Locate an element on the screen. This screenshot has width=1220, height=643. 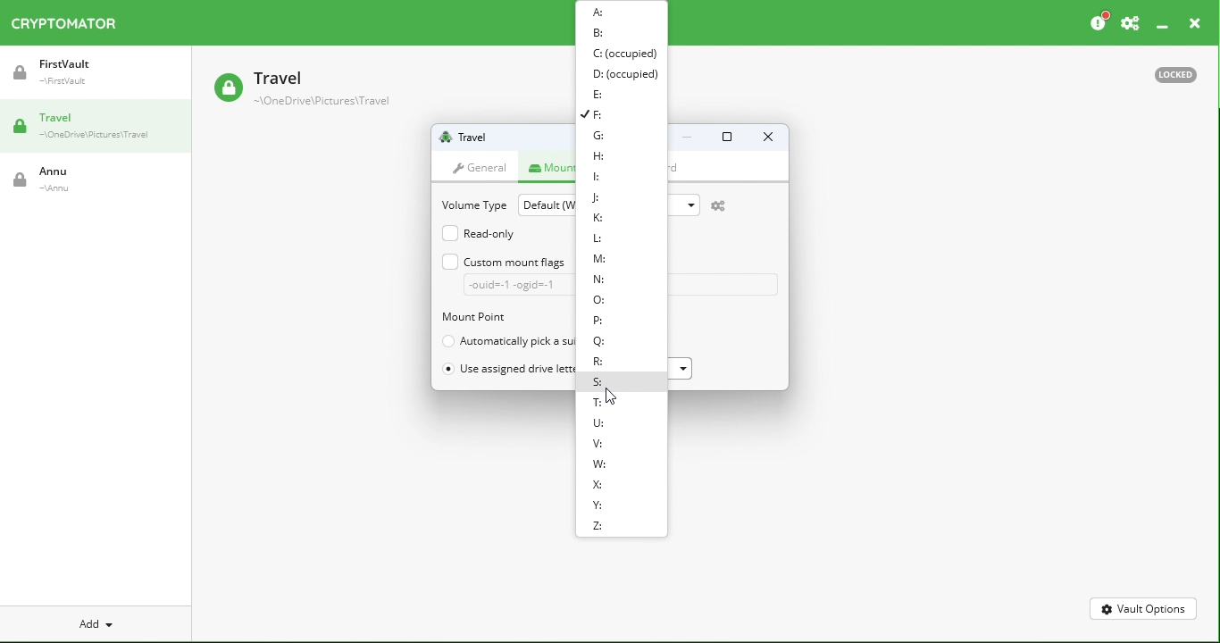
P: is located at coordinates (597, 319).